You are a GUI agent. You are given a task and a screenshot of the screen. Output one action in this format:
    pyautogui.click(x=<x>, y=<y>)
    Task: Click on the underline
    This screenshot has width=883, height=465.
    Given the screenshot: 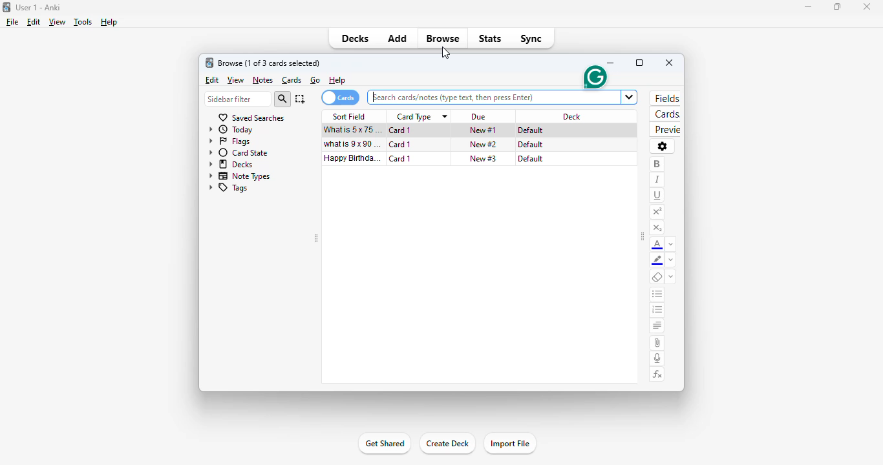 What is the action you would take?
    pyautogui.click(x=657, y=196)
    